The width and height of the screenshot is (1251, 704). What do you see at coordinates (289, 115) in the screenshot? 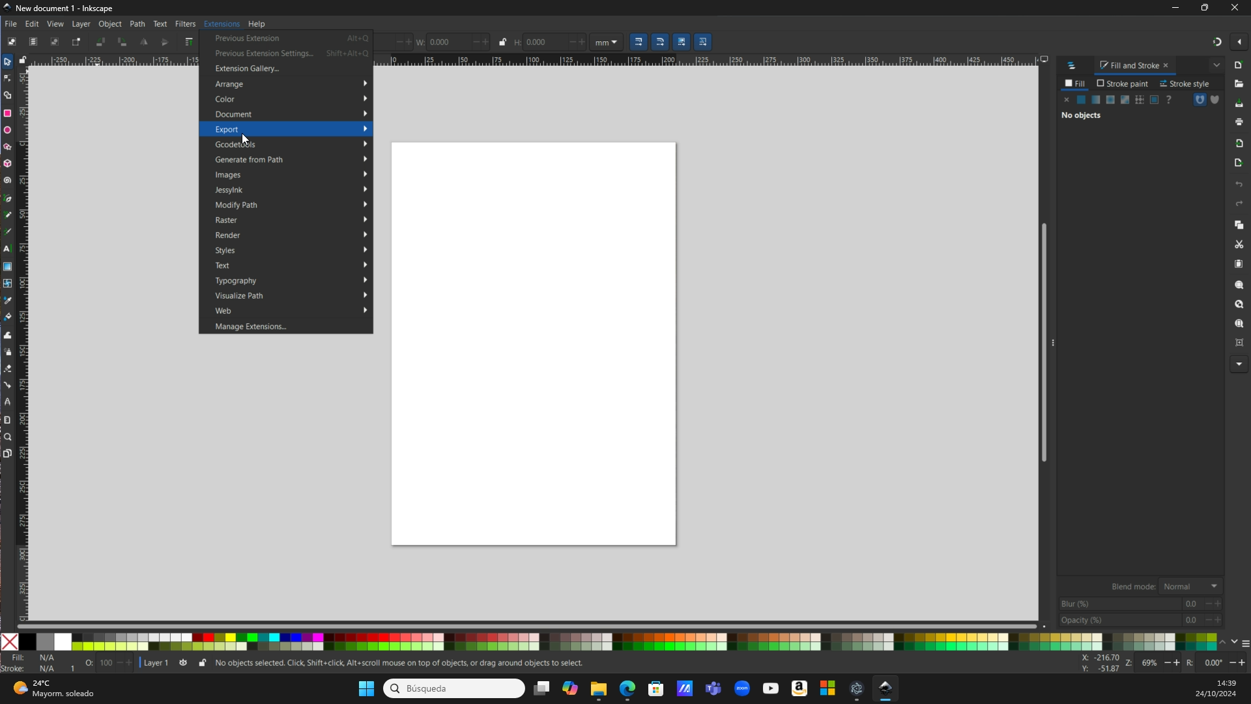
I see `Document` at bounding box center [289, 115].